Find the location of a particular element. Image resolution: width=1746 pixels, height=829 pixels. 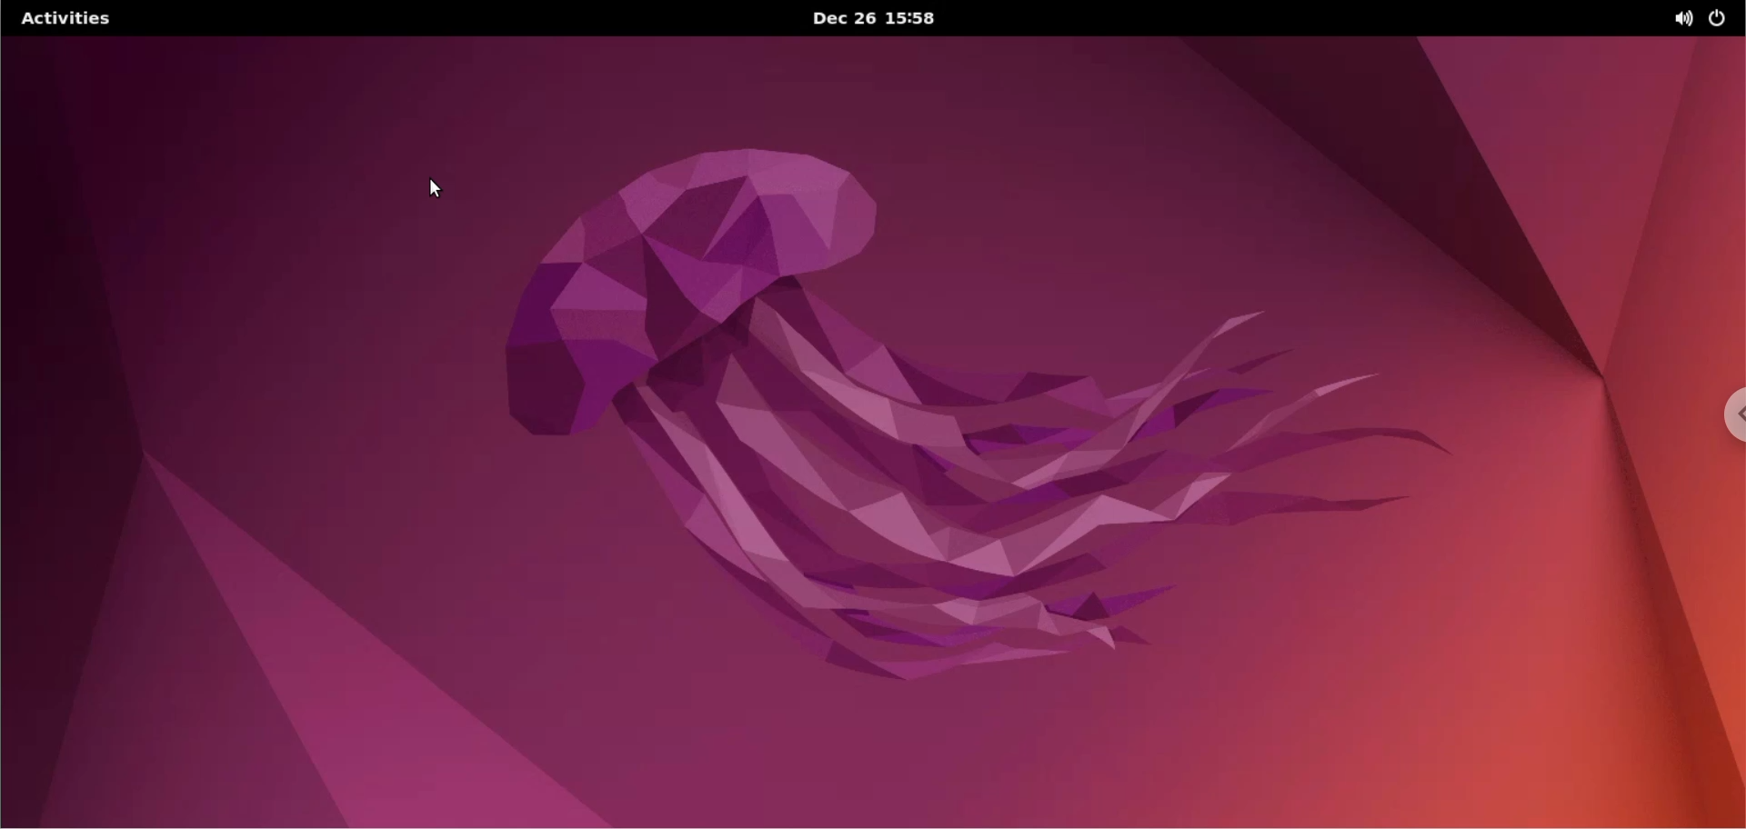

sound options is located at coordinates (1688, 17).